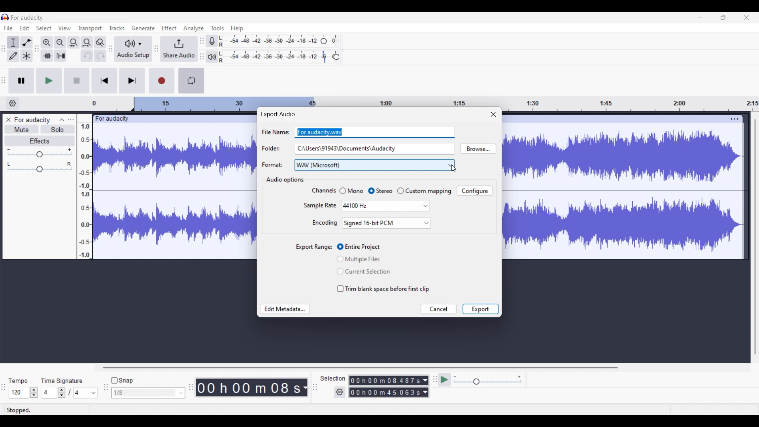 The height and width of the screenshot is (427, 759). What do you see at coordinates (26, 56) in the screenshot?
I see `Multi-tool` at bounding box center [26, 56].